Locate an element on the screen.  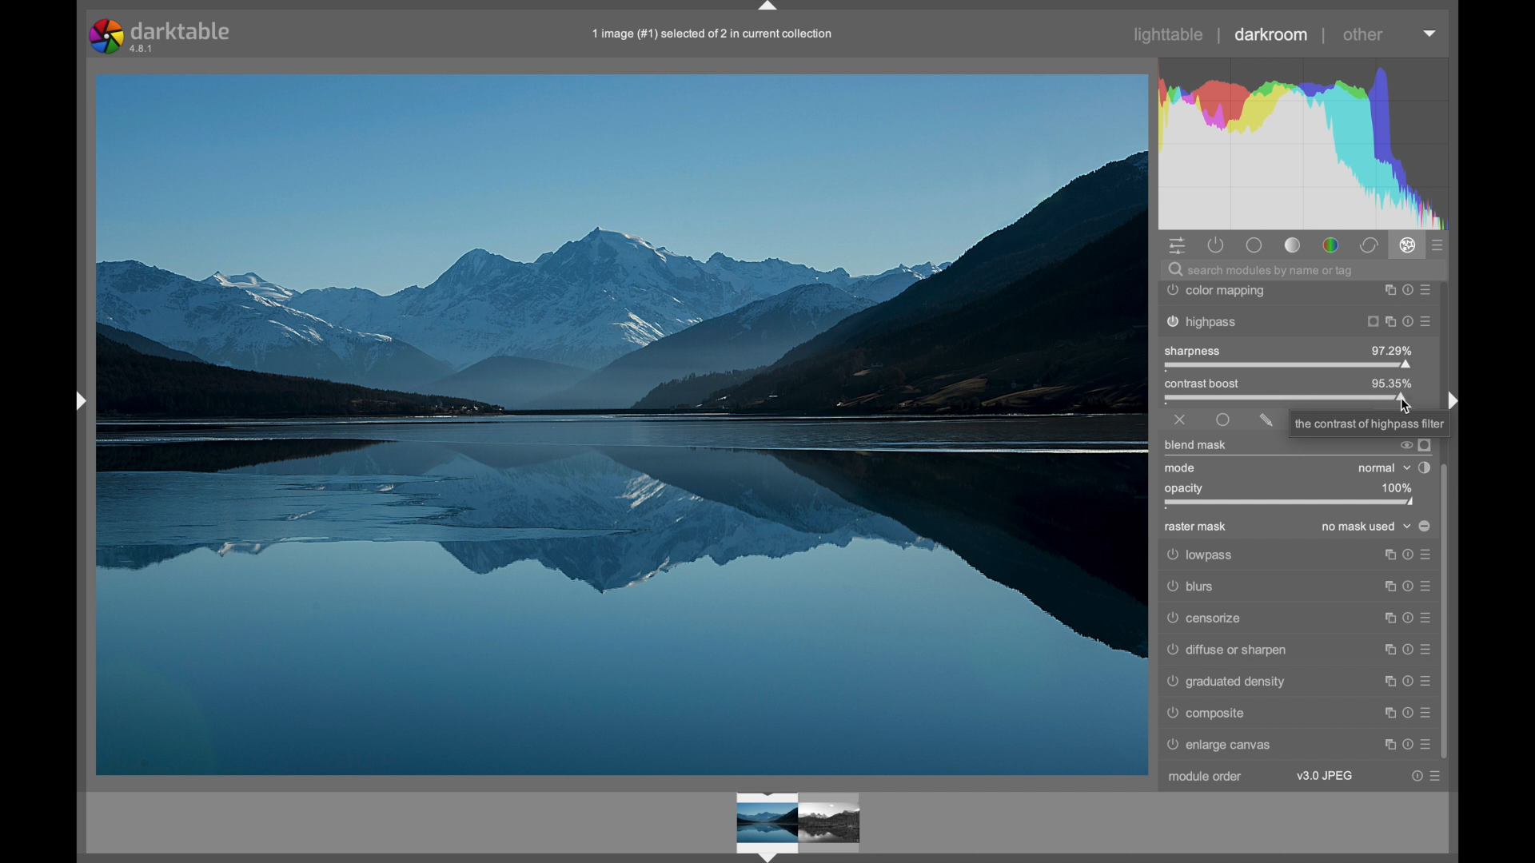
composite is located at coordinates (1205, 713).